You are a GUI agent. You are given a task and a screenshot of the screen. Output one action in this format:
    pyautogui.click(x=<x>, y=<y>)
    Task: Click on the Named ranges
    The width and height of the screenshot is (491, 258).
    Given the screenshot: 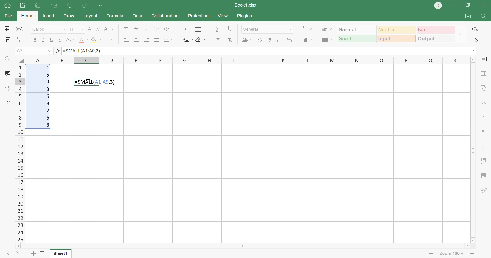 What is the action you would take?
    pyautogui.click(x=187, y=39)
    